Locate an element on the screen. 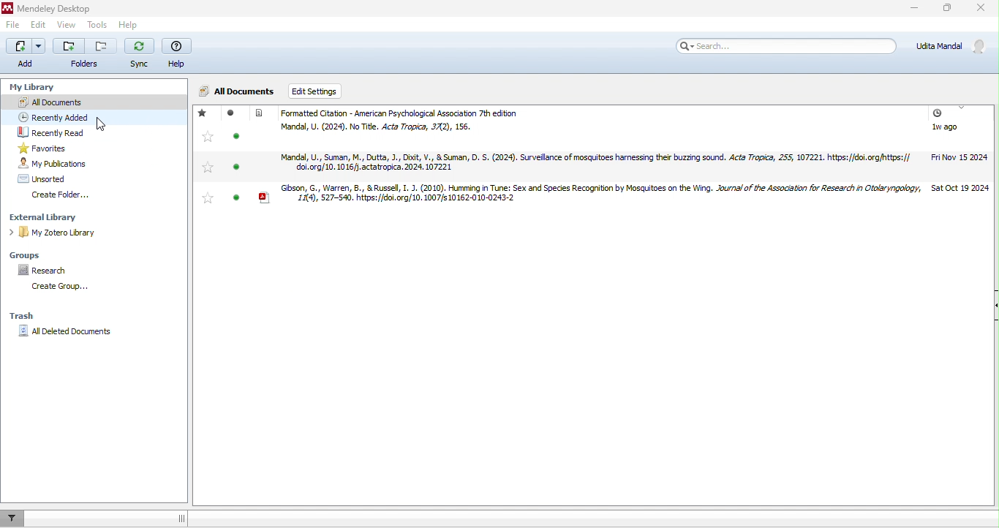 The height and width of the screenshot is (528, 999). mendeley logo is located at coordinates (8, 8).